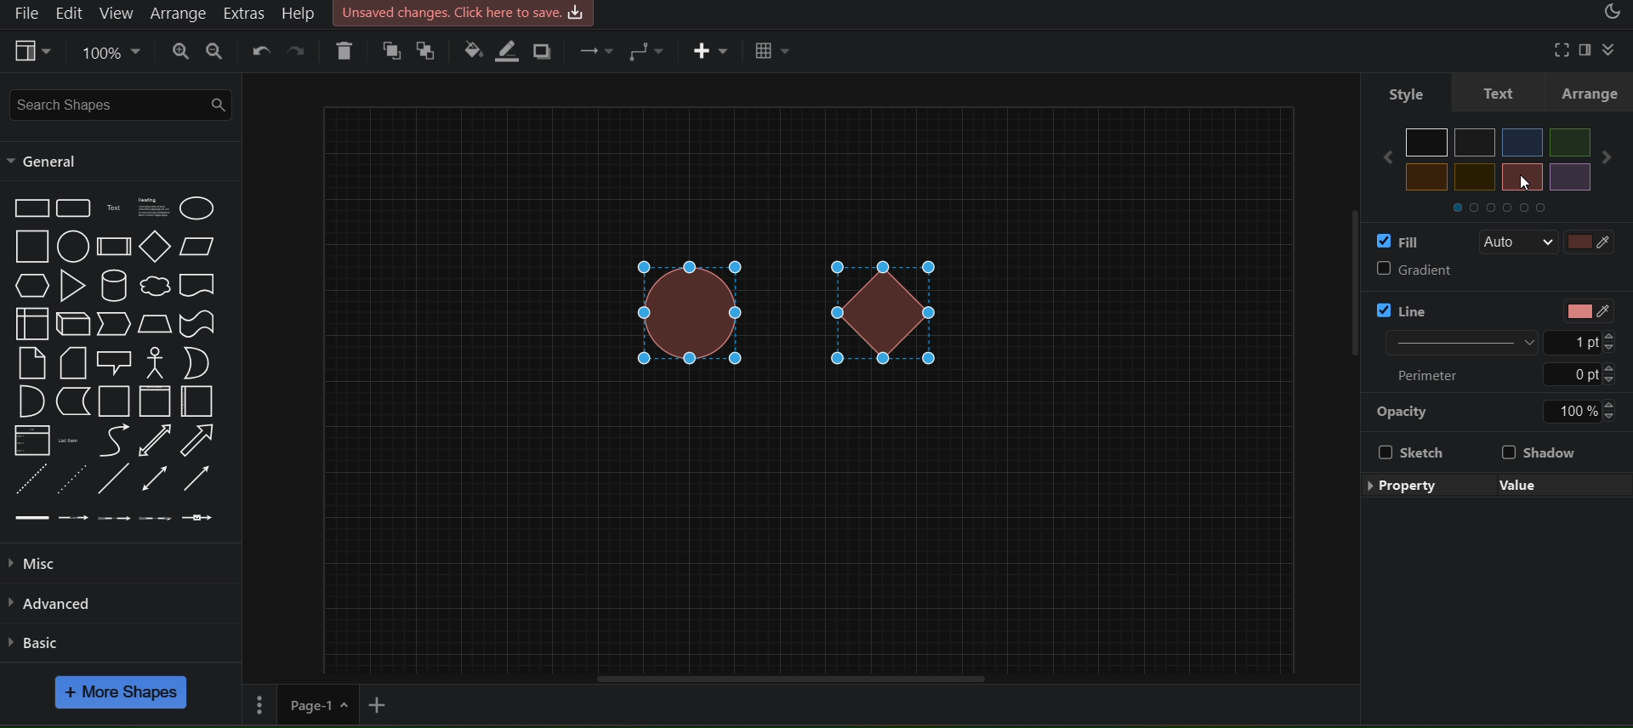 The width and height of the screenshot is (1633, 728). Describe the element at coordinates (1609, 12) in the screenshot. I see `appearance` at that location.